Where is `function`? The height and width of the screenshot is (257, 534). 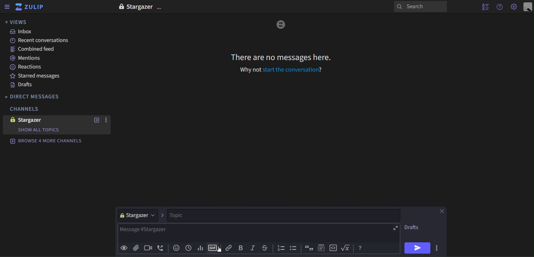
function is located at coordinates (347, 247).